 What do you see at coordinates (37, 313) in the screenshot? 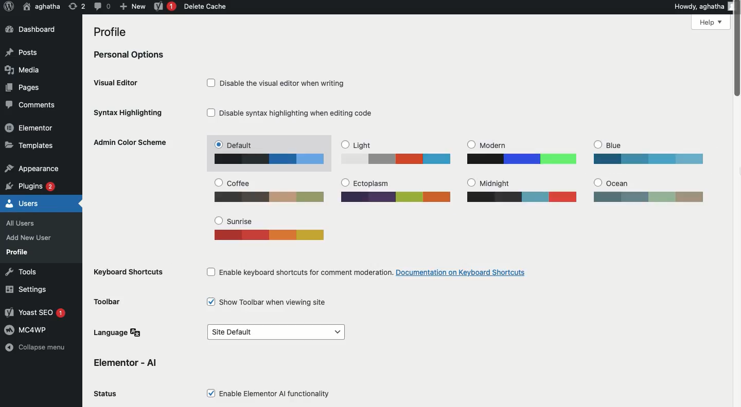
I see `Yoast SEO 1` at bounding box center [37, 313].